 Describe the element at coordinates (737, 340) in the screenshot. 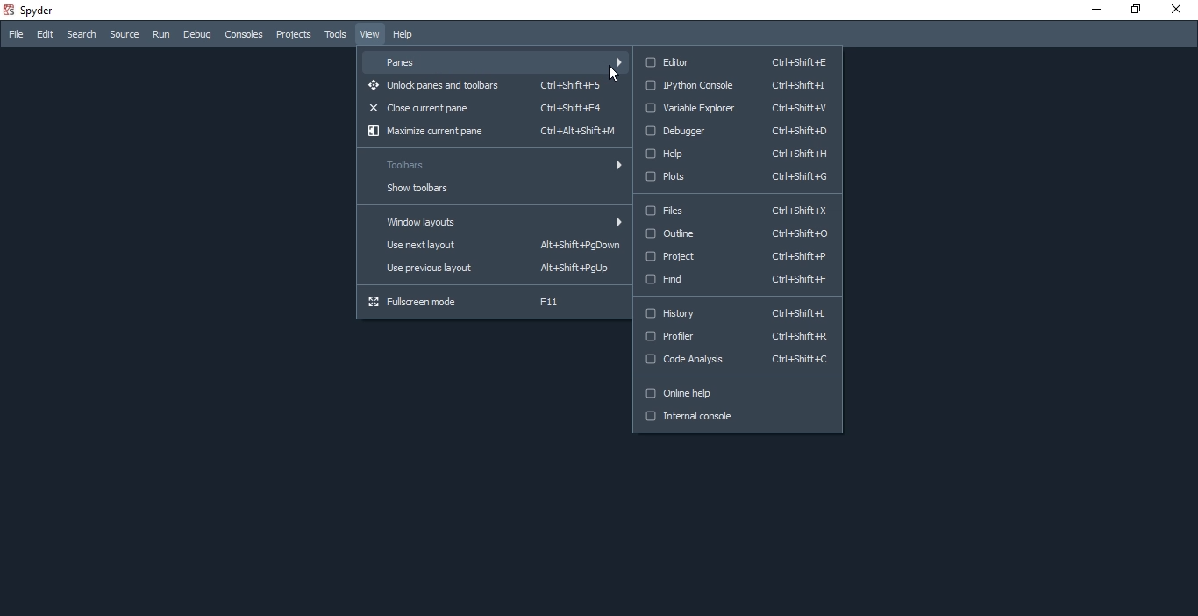

I see `Profiler` at that location.